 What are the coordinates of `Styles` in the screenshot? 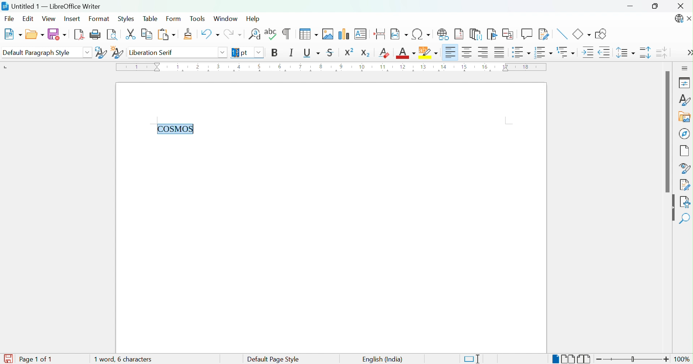 It's located at (125, 19).